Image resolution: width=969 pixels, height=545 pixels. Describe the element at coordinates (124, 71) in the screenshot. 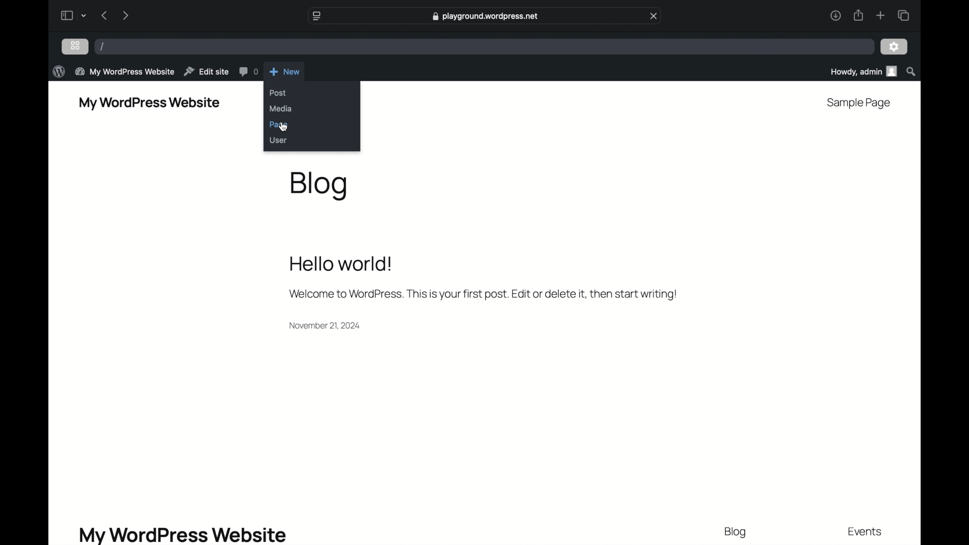

I see `my wordpress website` at that location.